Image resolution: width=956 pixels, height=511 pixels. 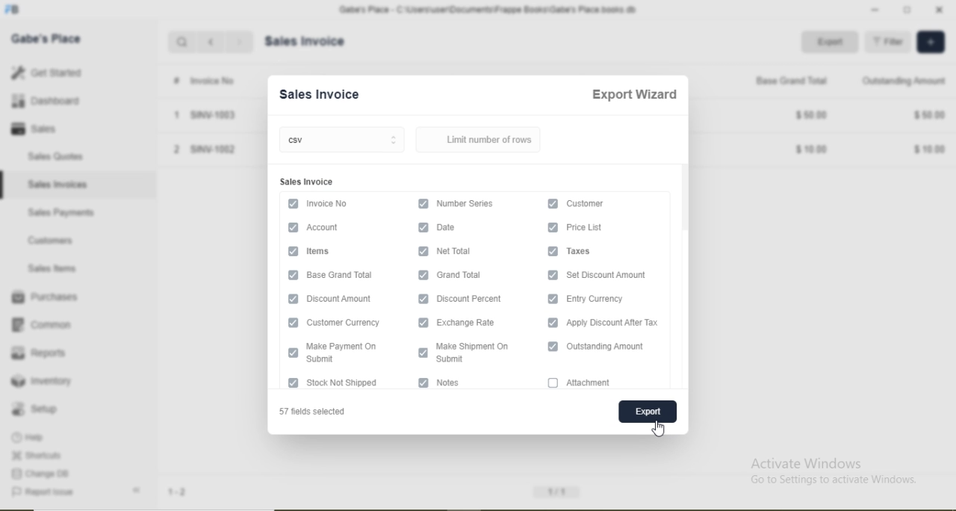 I want to click on Report Issue «, so click(x=79, y=492).